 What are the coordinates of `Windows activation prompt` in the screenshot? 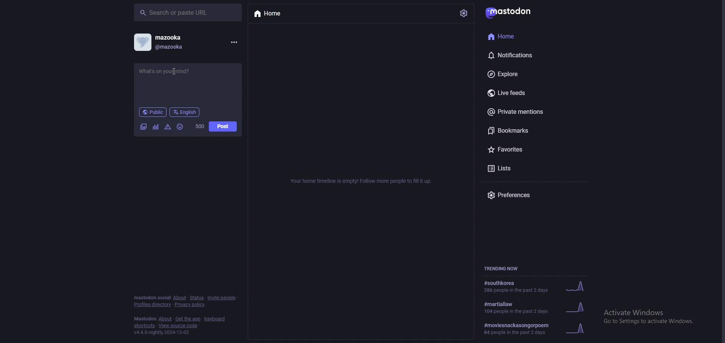 It's located at (649, 315).